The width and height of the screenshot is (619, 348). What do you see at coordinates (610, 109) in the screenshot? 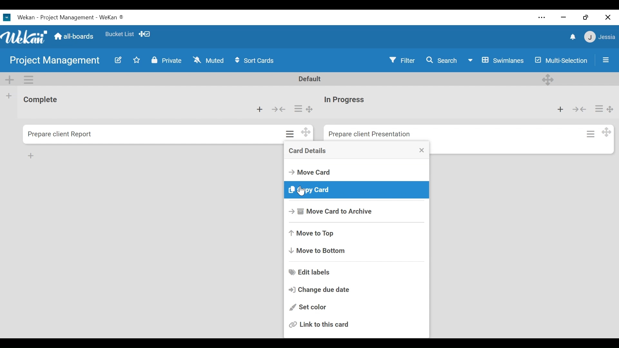
I see `Desktop drag handle` at bounding box center [610, 109].